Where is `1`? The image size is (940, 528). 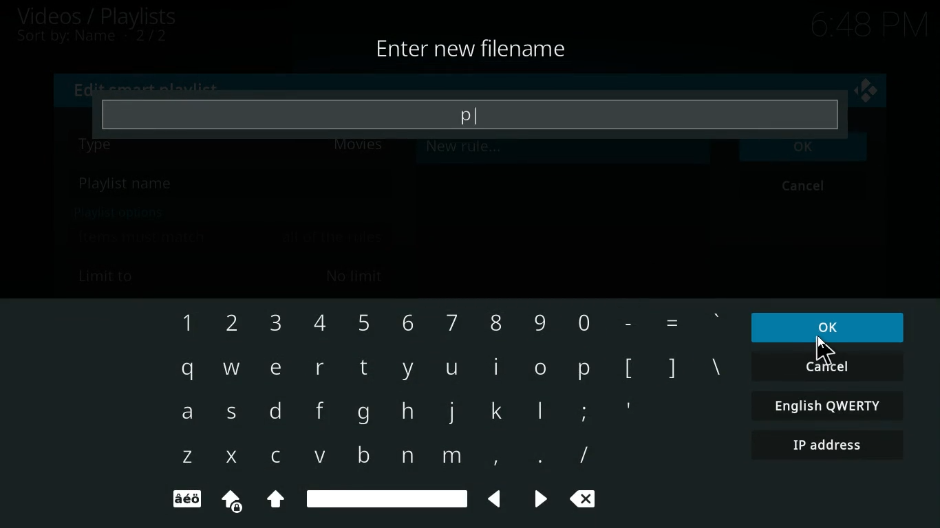
1 is located at coordinates (184, 323).